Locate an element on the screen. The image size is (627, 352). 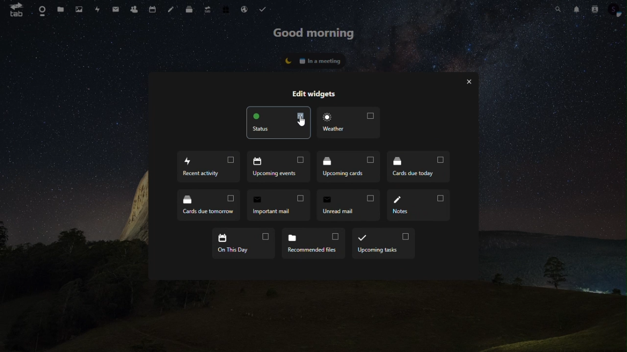
tasks is located at coordinates (265, 9).